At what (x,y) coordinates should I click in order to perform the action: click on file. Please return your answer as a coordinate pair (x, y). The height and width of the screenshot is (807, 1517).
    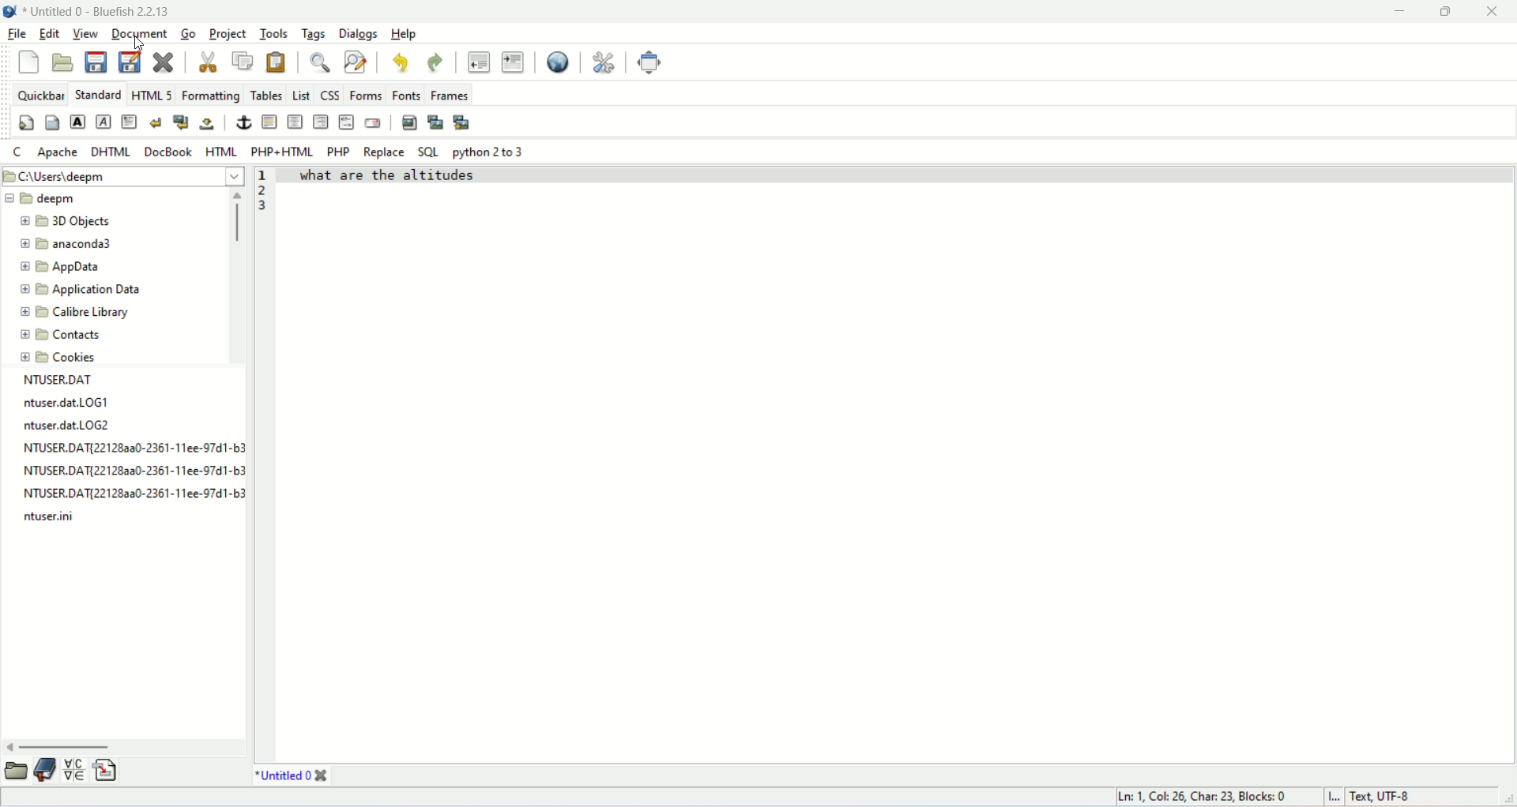
    Looking at the image, I should click on (16, 35).